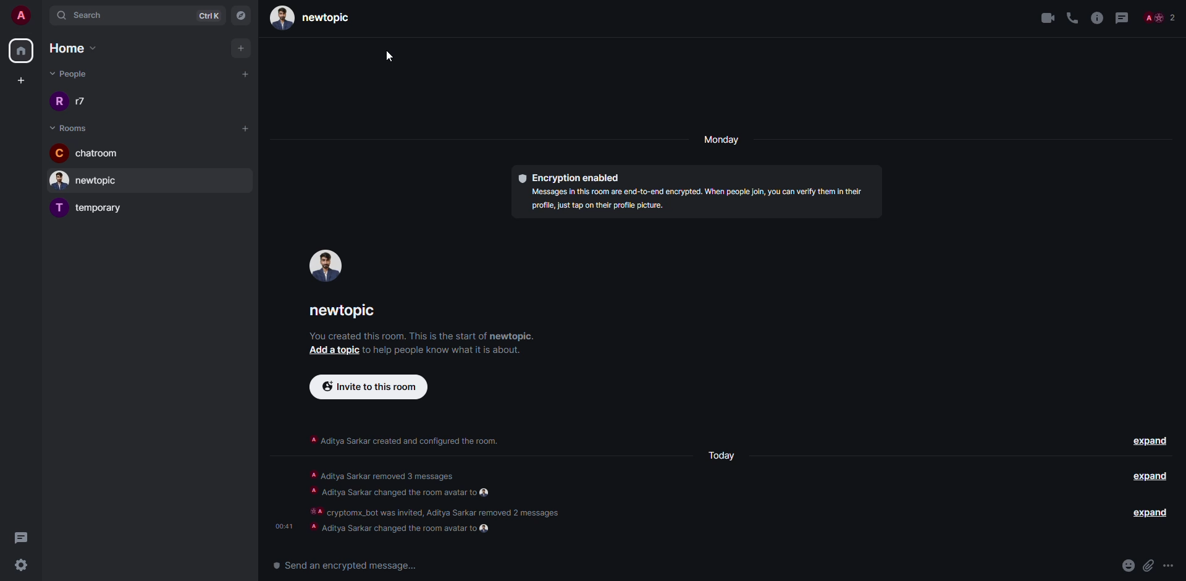 Image resolution: width=1186 pixels, height=581 pixels. What do you see at coordinates (437, 490) in the screenshot?
I see `info` at bounding box center [437, 490].